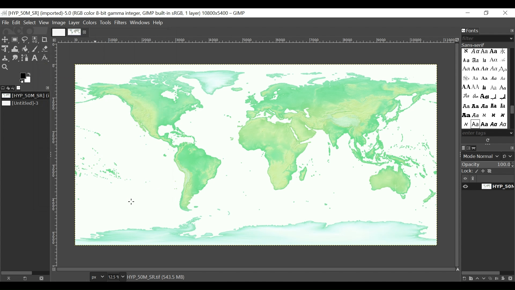 The image size is (515, 290). I want to click on Raise this image display, so click(10, 278).